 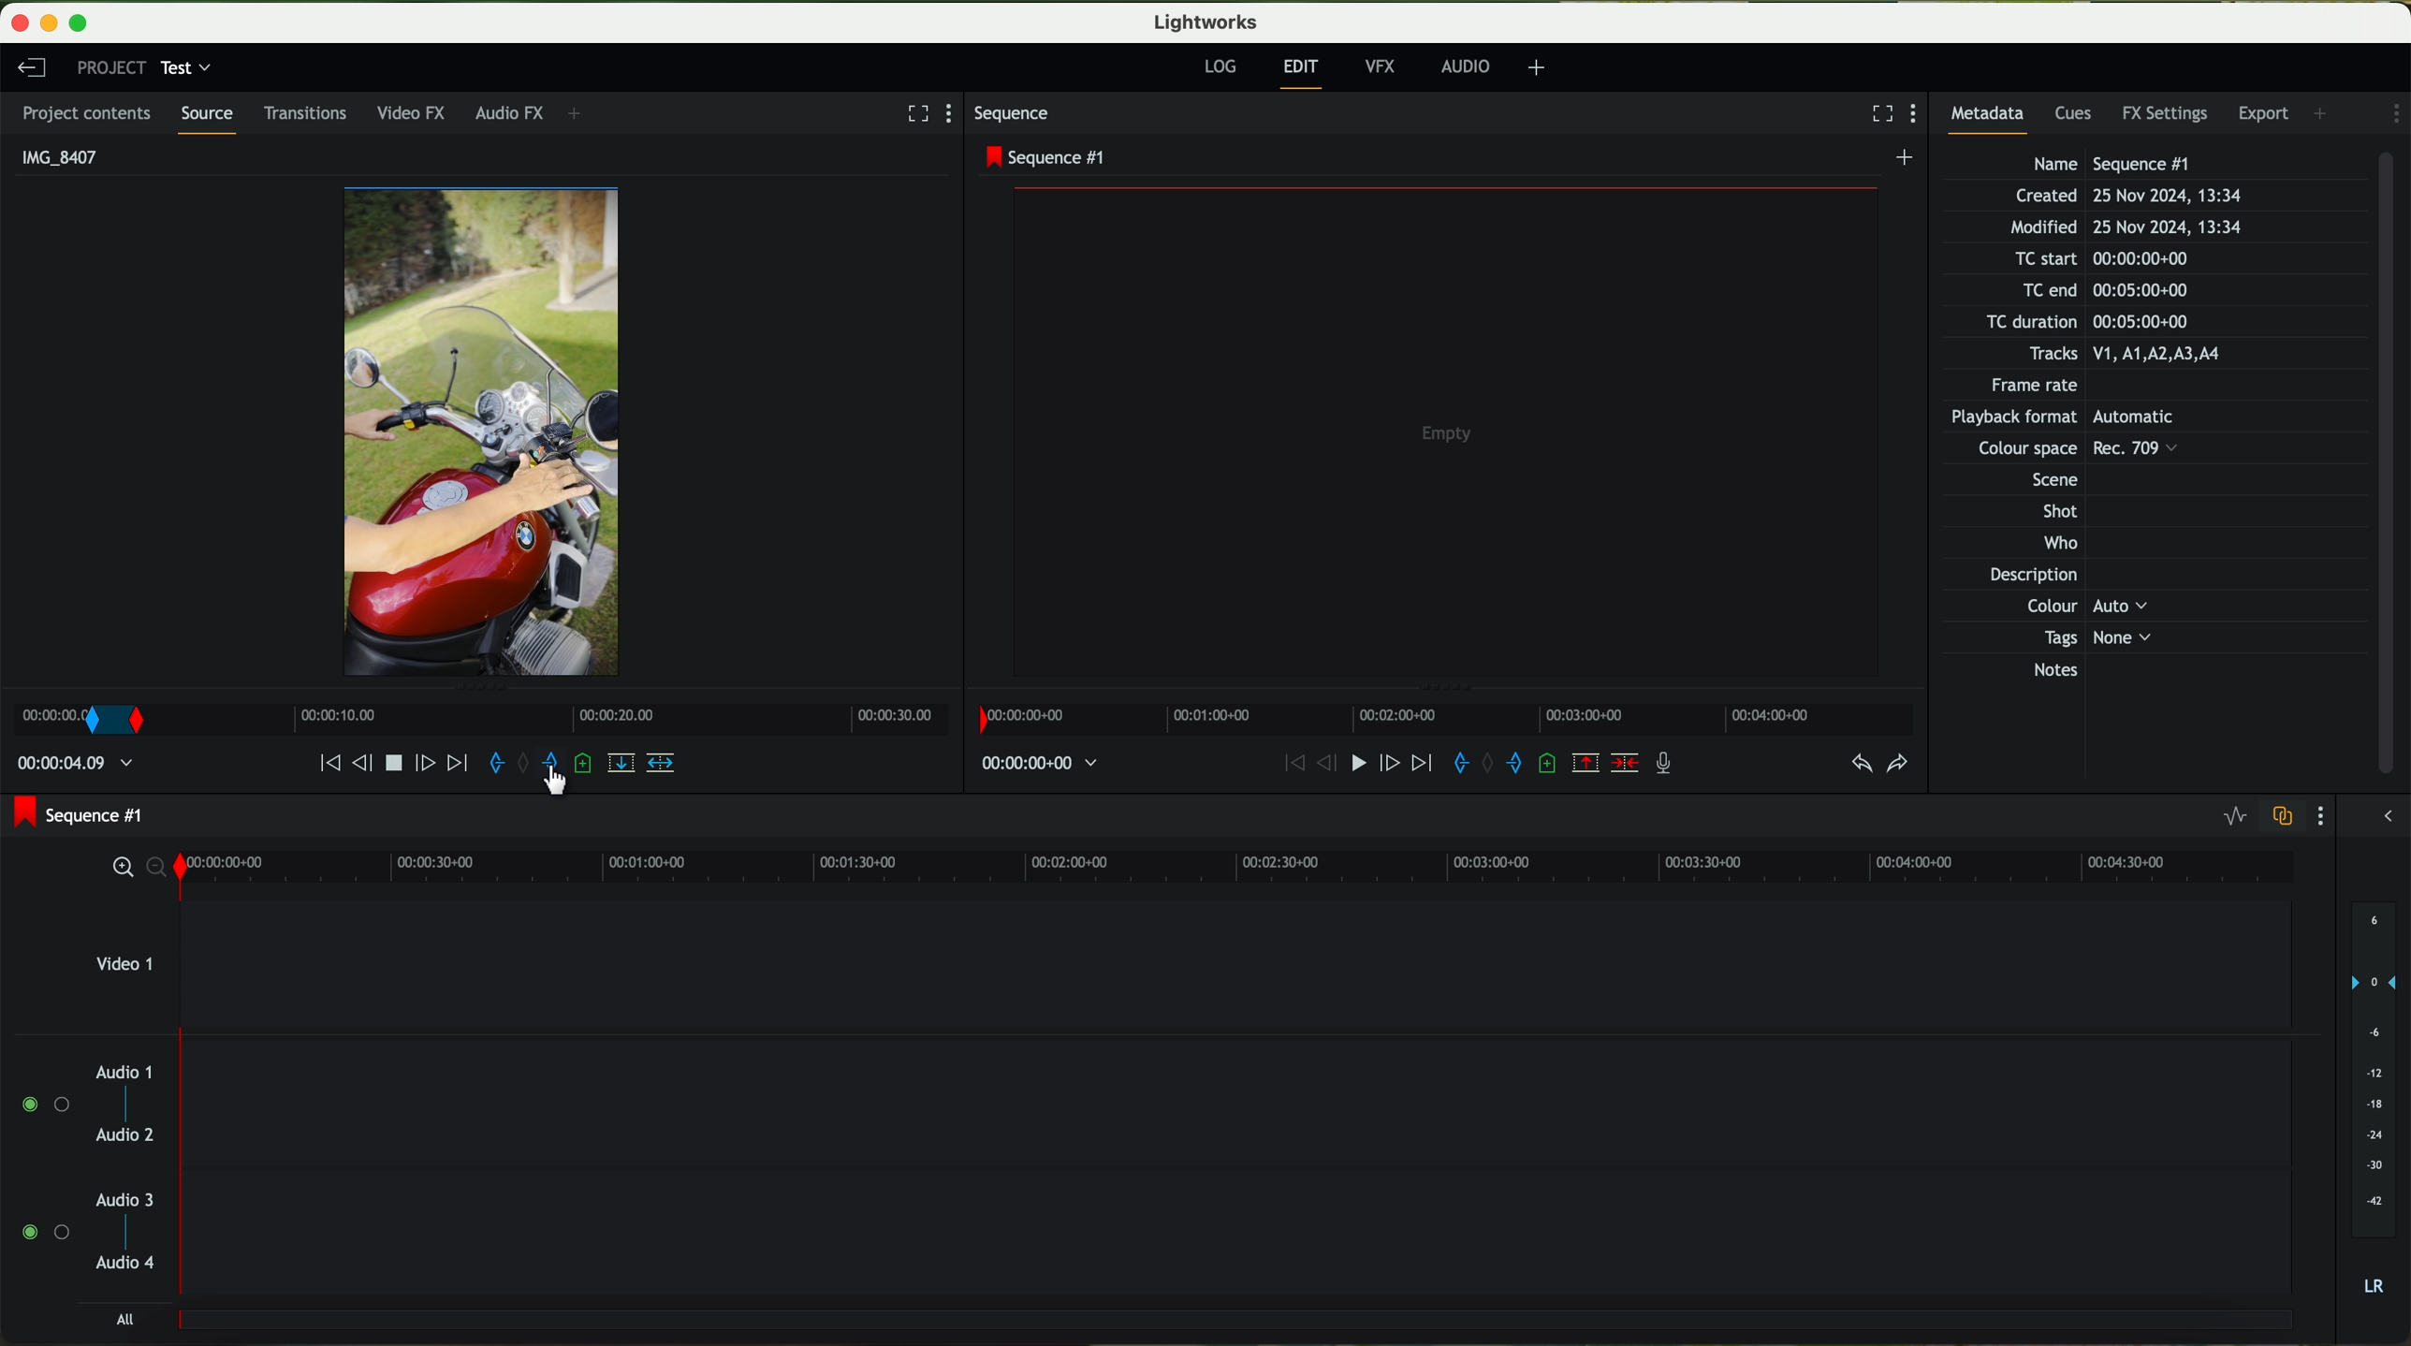 I want to click on replace into the target sequence, so click(x=621, y=766).